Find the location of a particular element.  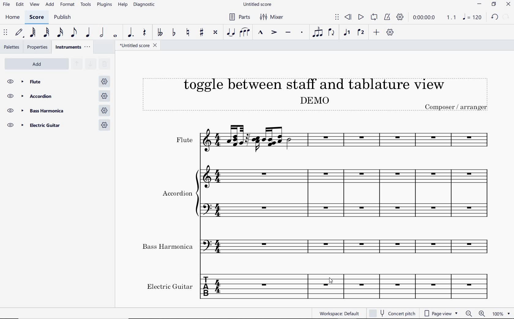

augmentation dot is located at coordinates (130, 32).